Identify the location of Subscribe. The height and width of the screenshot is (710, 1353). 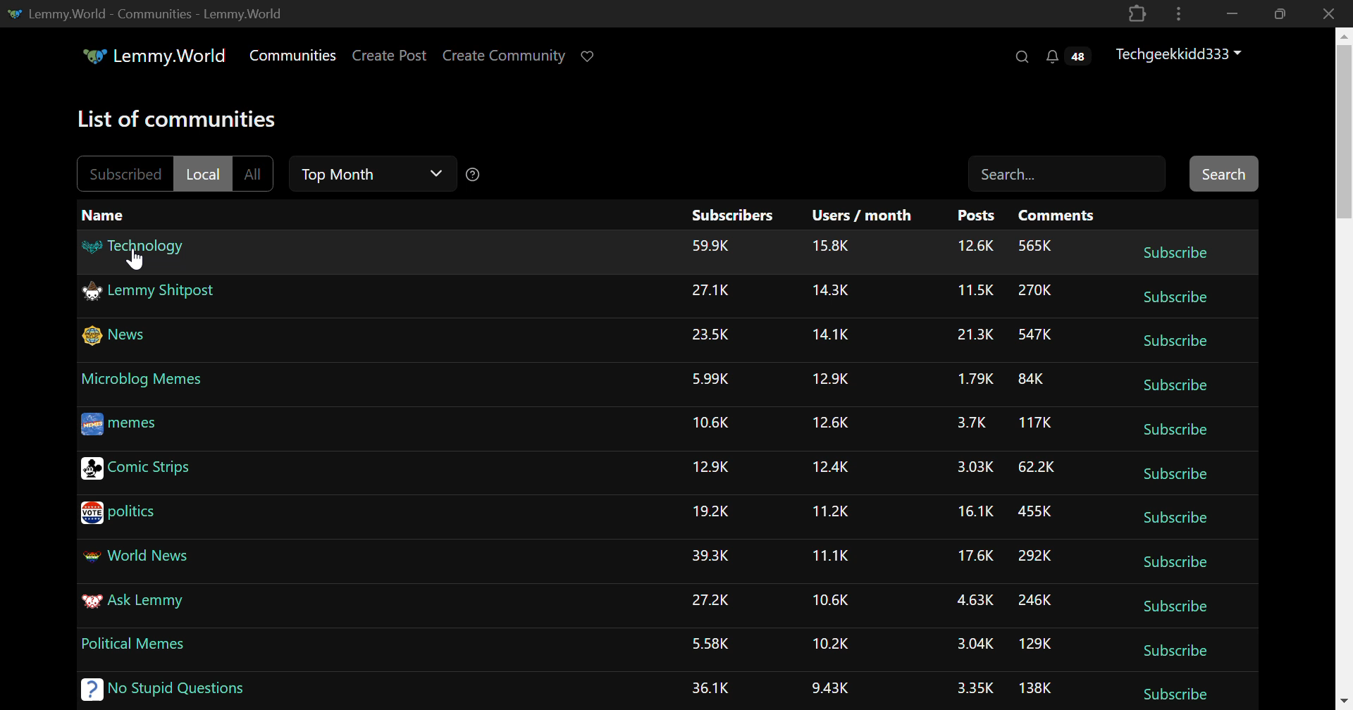
(1176, 563).